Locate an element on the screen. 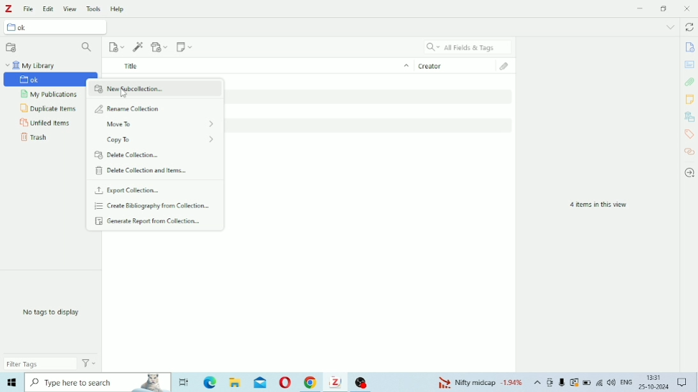 The width and height of the screenshot is (698, 392). File is located at coordinates (29, 9).